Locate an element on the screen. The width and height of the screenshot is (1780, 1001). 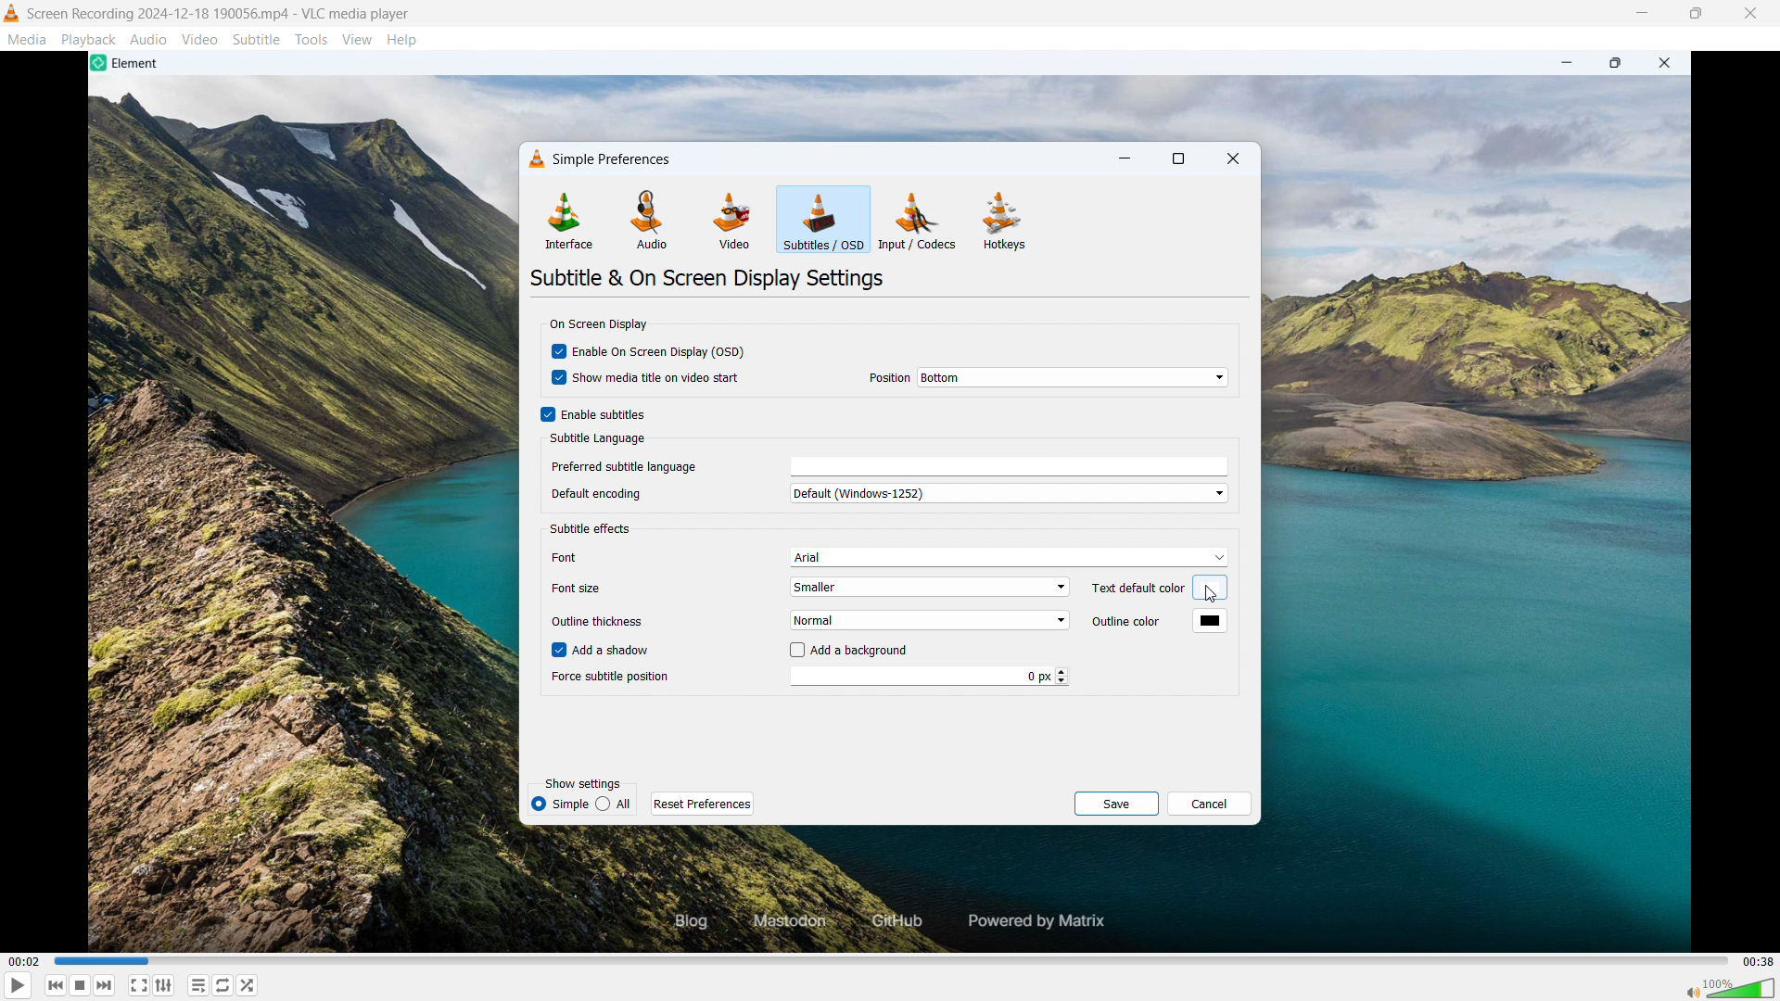
a 1 Default encoding is located at coordinates (605, 496).